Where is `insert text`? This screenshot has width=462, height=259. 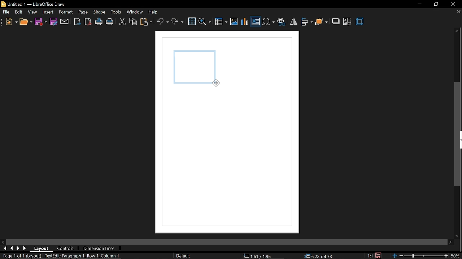 insert text is located at coordinates (256, 22).